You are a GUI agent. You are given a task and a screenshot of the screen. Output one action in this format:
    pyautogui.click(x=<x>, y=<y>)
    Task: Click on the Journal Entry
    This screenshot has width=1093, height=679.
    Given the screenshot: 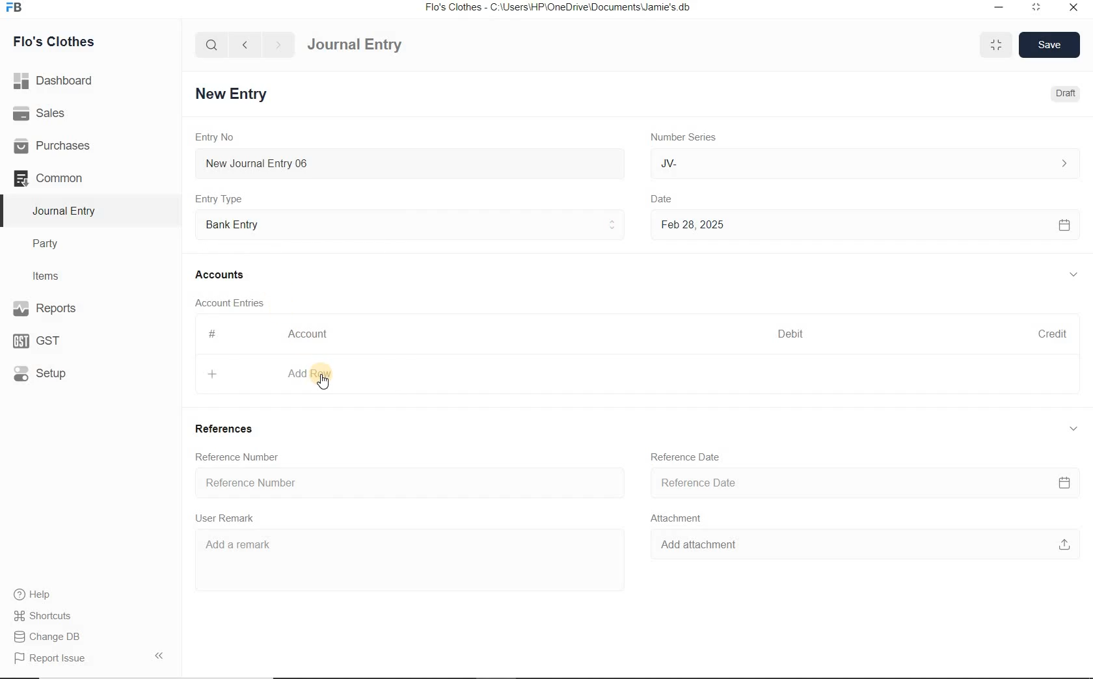 What is the action you would take?
    pyautogui.click(x=378, y=43)
    